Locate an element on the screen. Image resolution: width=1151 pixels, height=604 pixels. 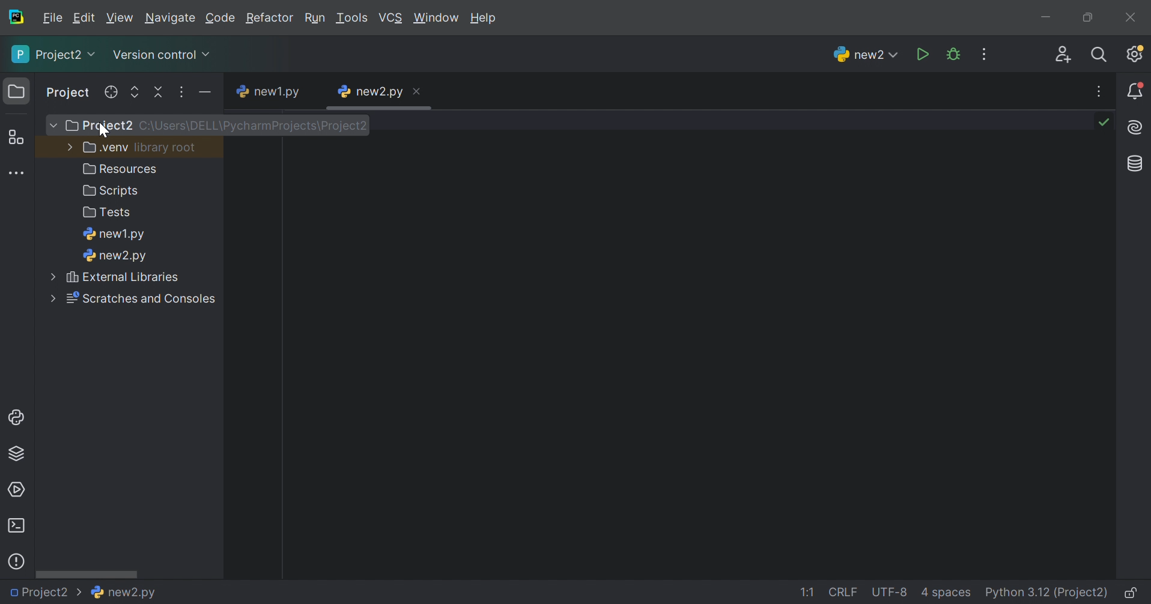
View is located at coordinates (120, 17).